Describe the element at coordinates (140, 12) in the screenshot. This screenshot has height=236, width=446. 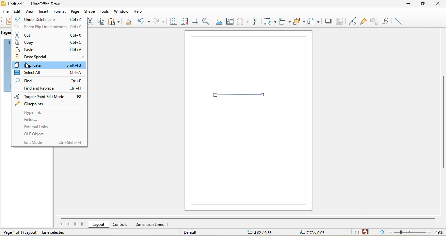
I see `help` at that location.